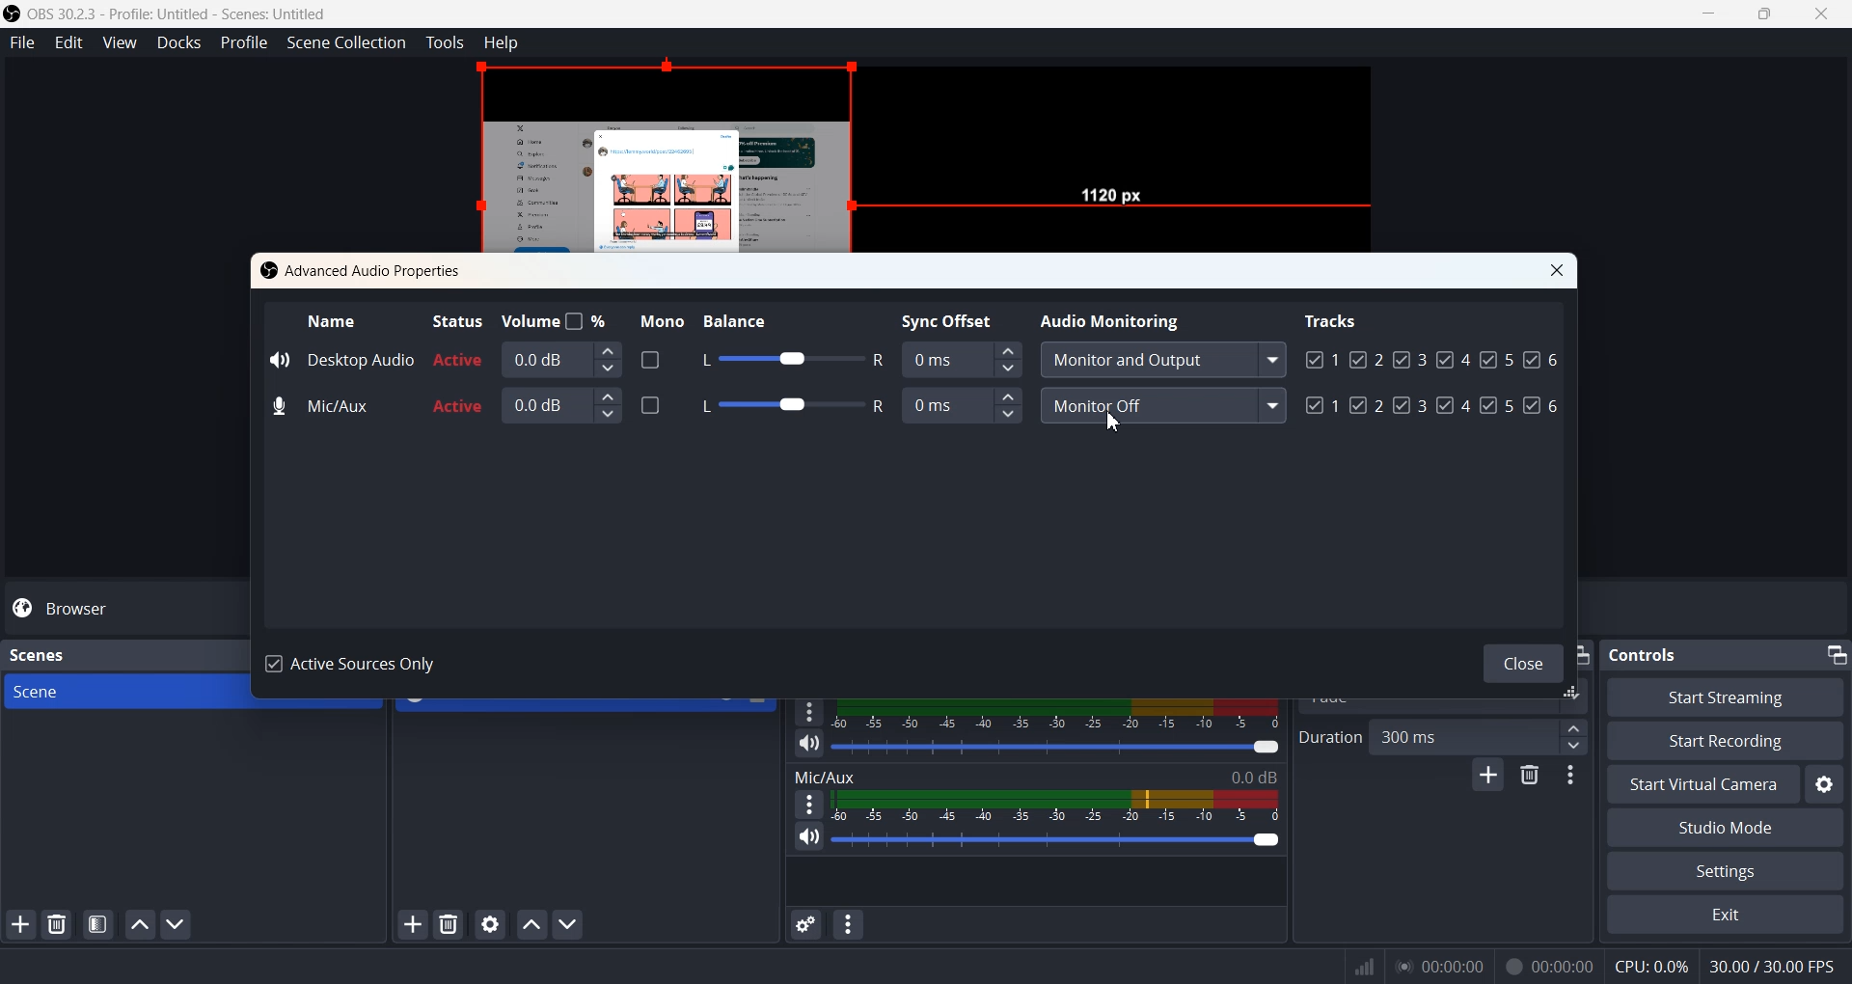  I want to click on Mute / Unmute, so click(809, 837).